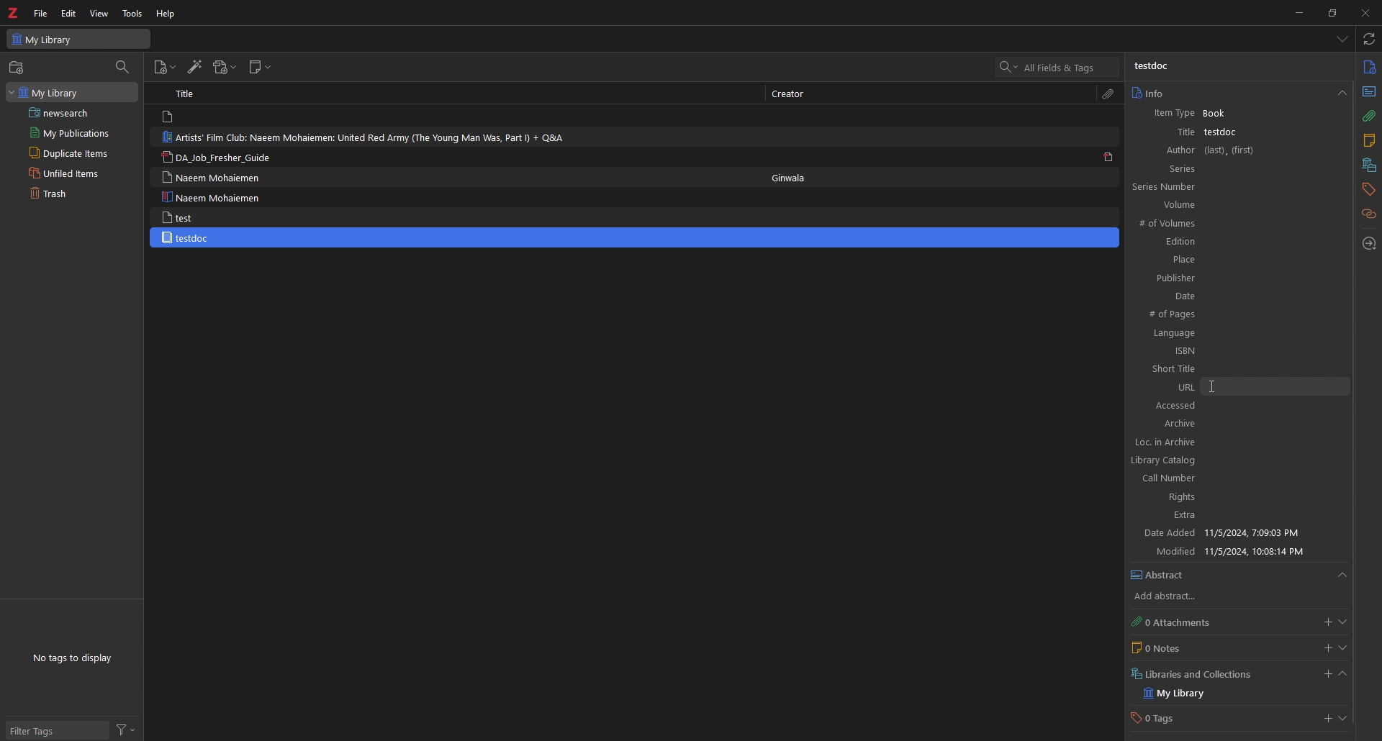 The width and height of the screenshot is (1382, 741). Describe the element at coordinates (1217, 314) in the screenshot. I see `# of Pages` at that location.